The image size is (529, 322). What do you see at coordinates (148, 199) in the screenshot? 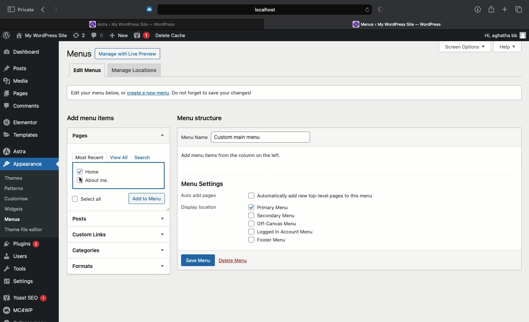
I see `Add to menu` at bounding box center [148, 199].